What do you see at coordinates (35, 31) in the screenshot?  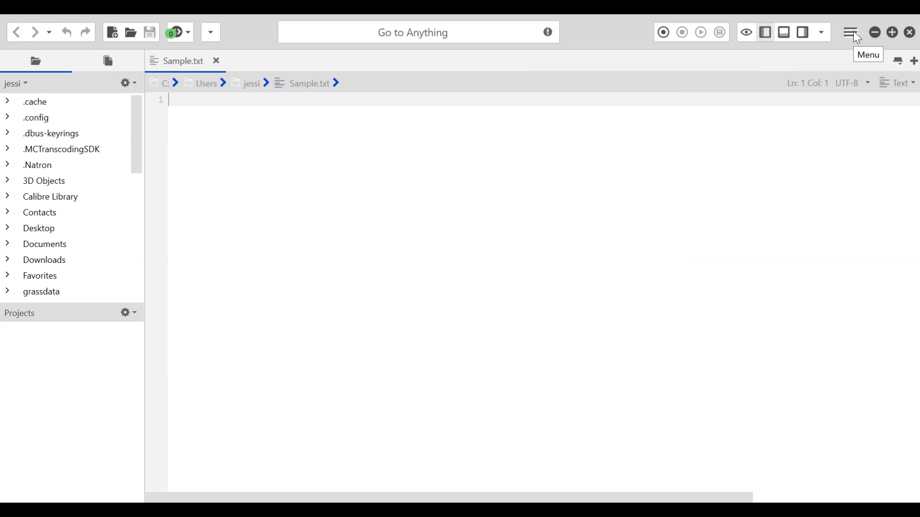 I see `Go forward one location` at bounding box center [35, 31].